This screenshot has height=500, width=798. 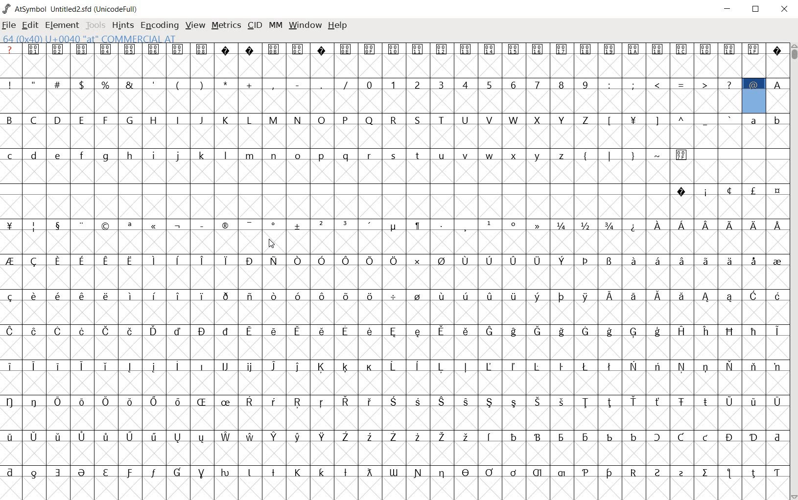 I want to click on special characters, so click(x=670, y=84).